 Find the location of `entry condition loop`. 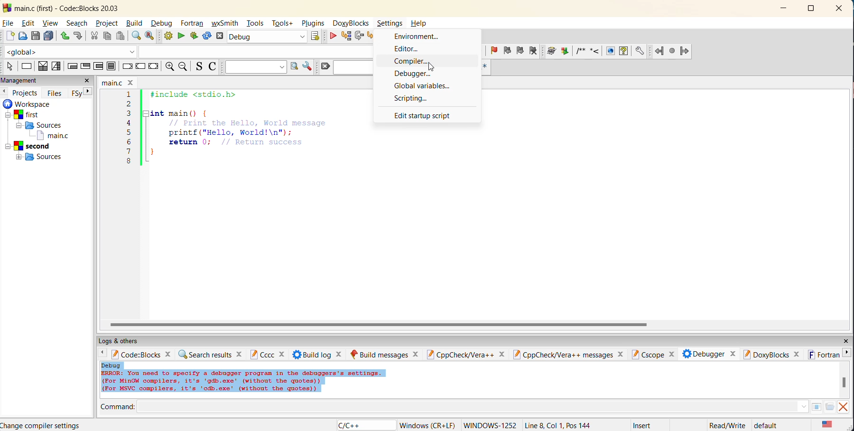

entry condition loop is located at coordinates (71, 67).